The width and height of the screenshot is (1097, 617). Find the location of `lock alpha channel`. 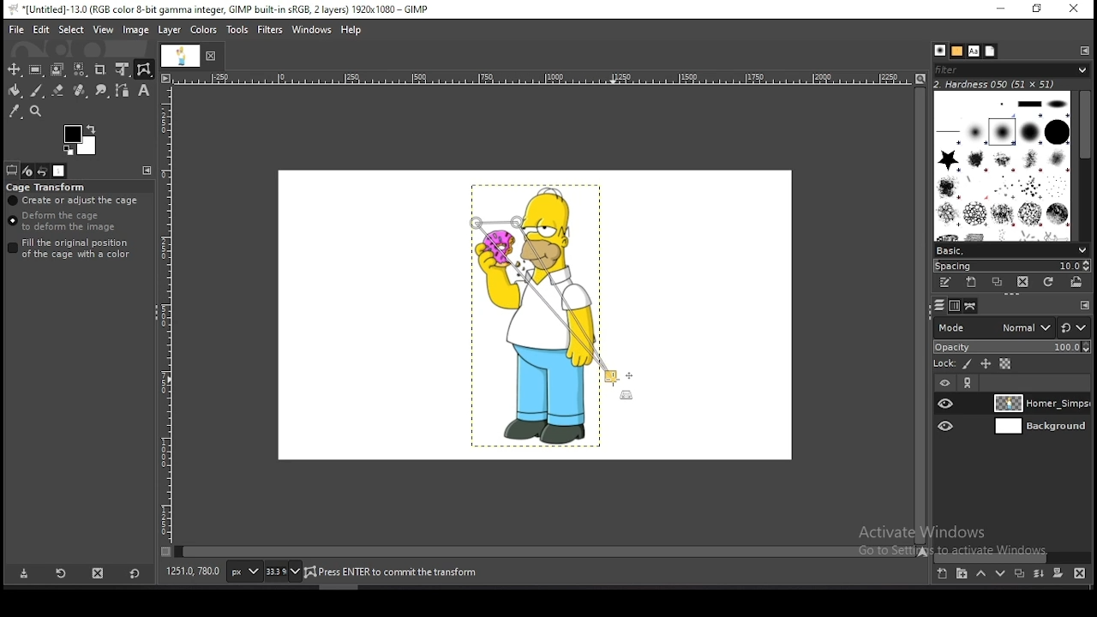

lock alpha channel is located at coordinates (1004, 365).